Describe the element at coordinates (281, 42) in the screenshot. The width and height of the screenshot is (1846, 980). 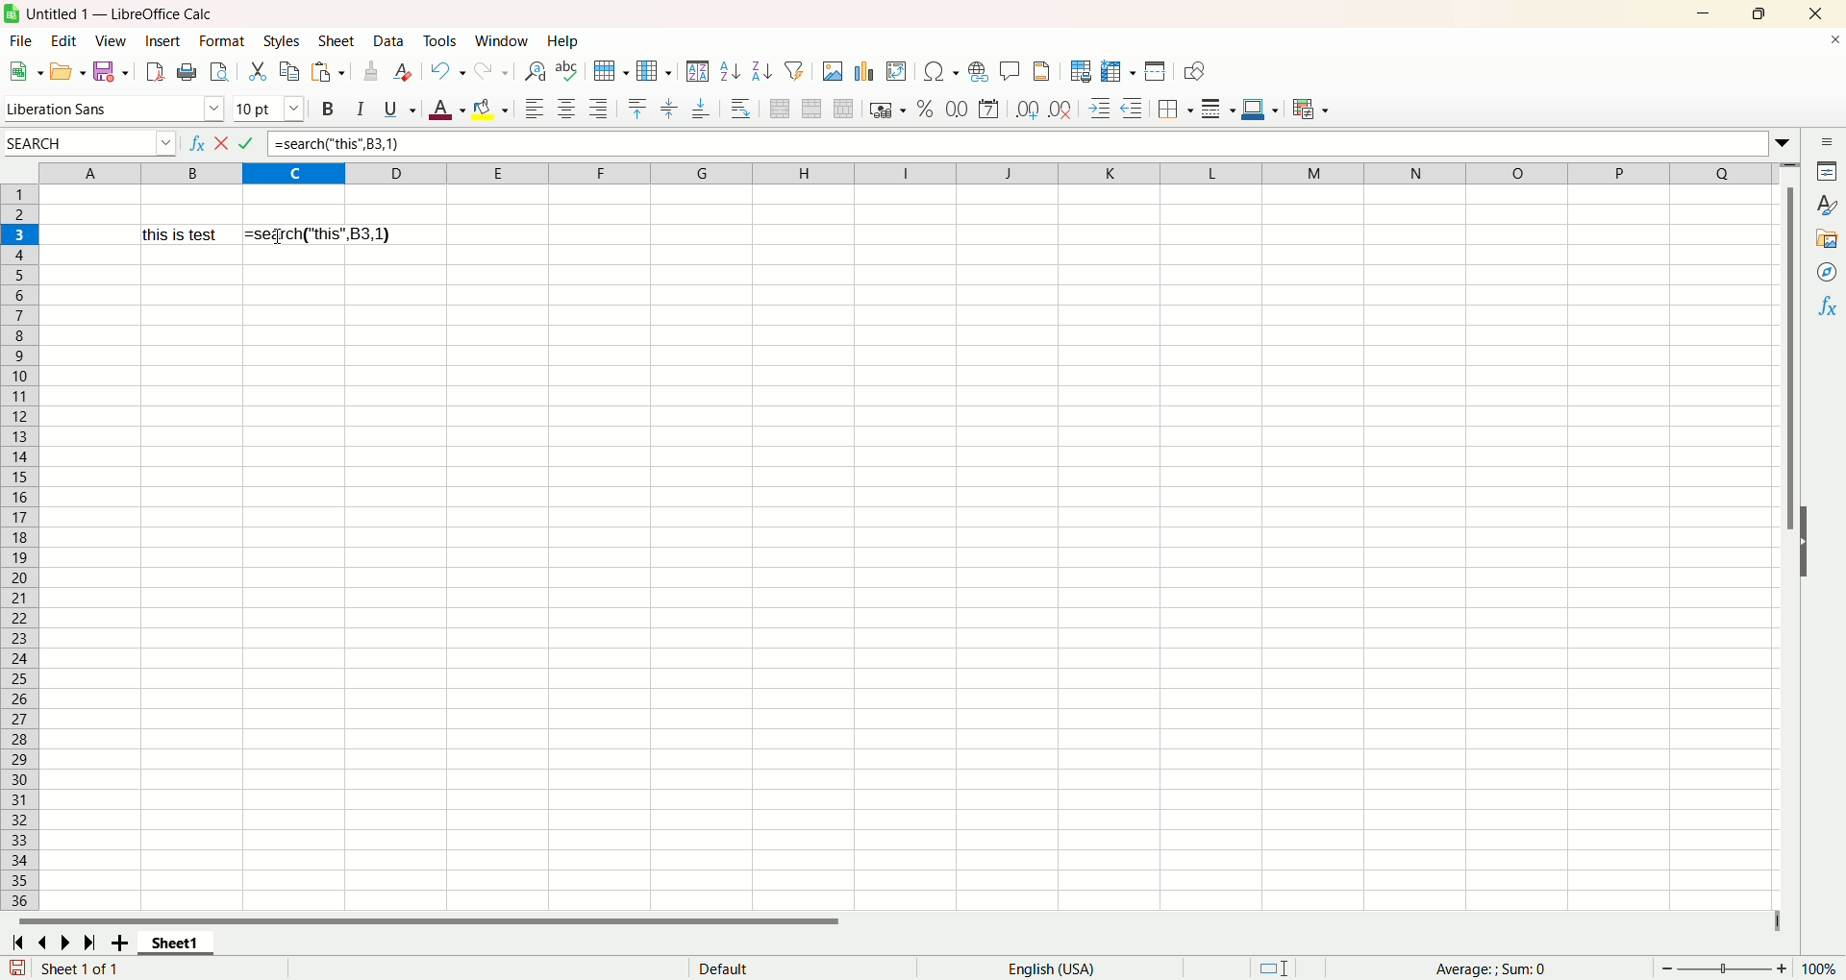
I see `styles` at that location.